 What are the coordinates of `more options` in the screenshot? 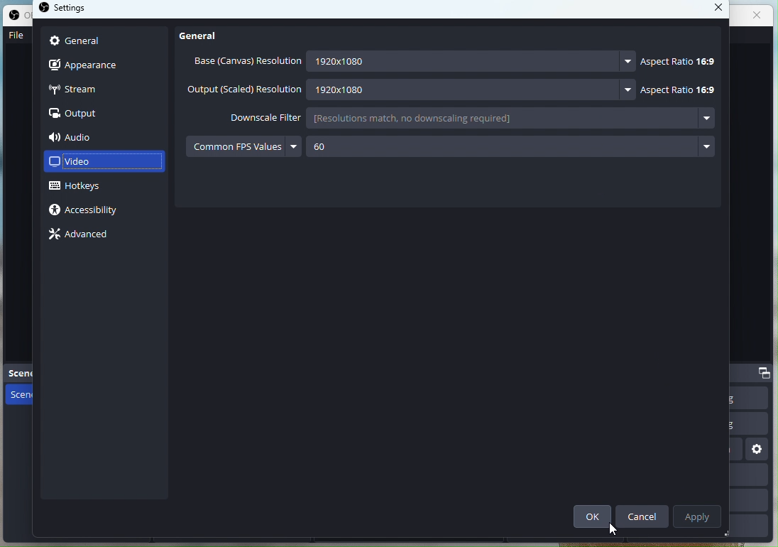 It's located at (628, 63).